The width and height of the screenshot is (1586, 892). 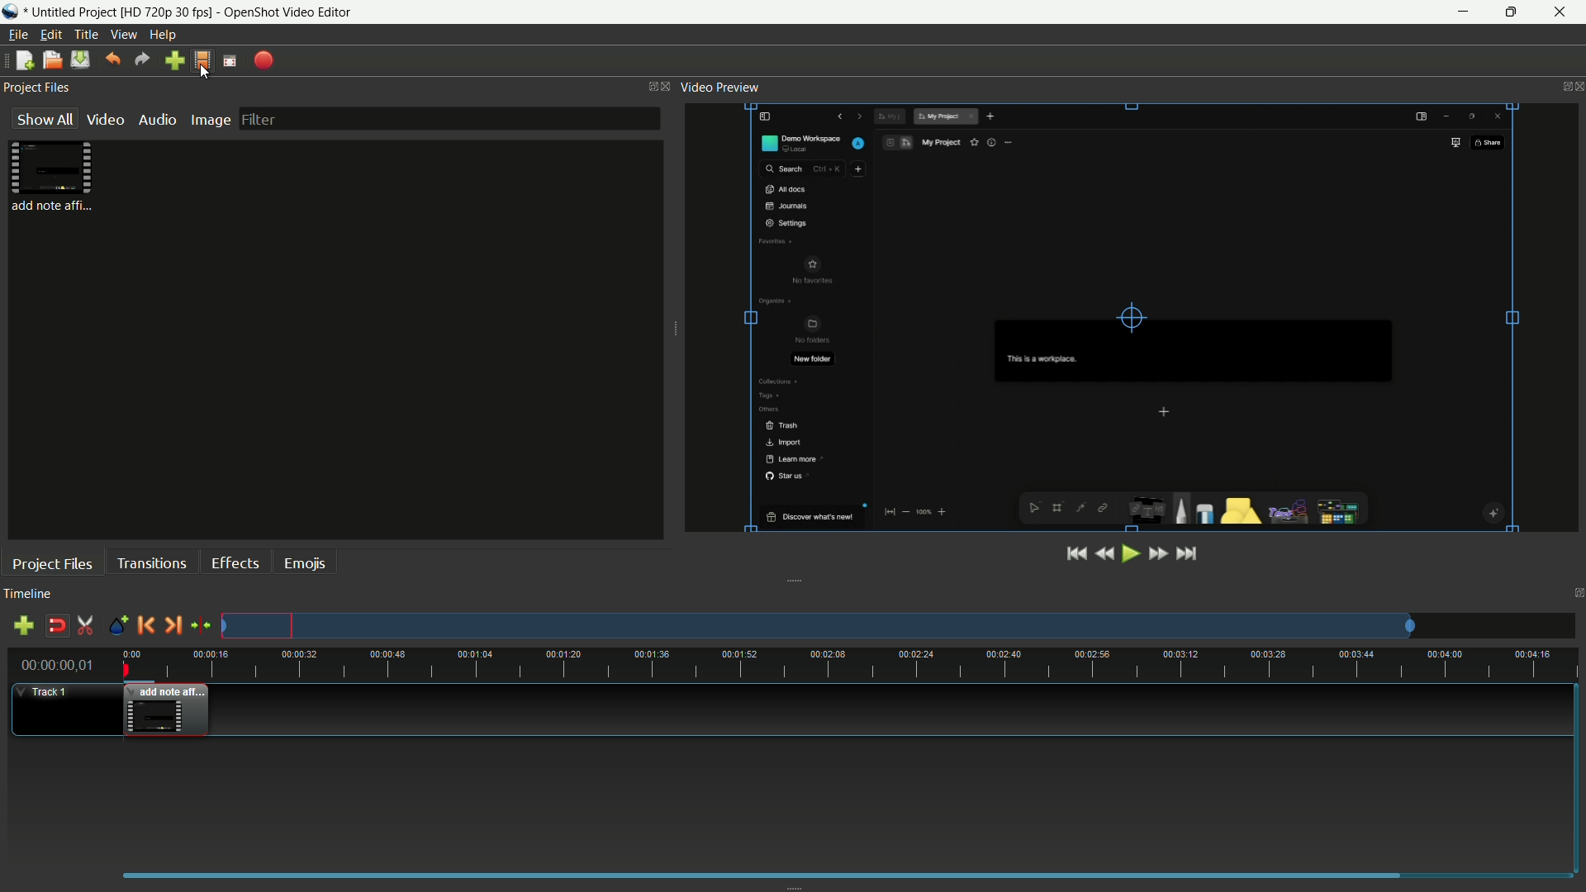 I want to click on maximize, so click(x=1513, y=12).